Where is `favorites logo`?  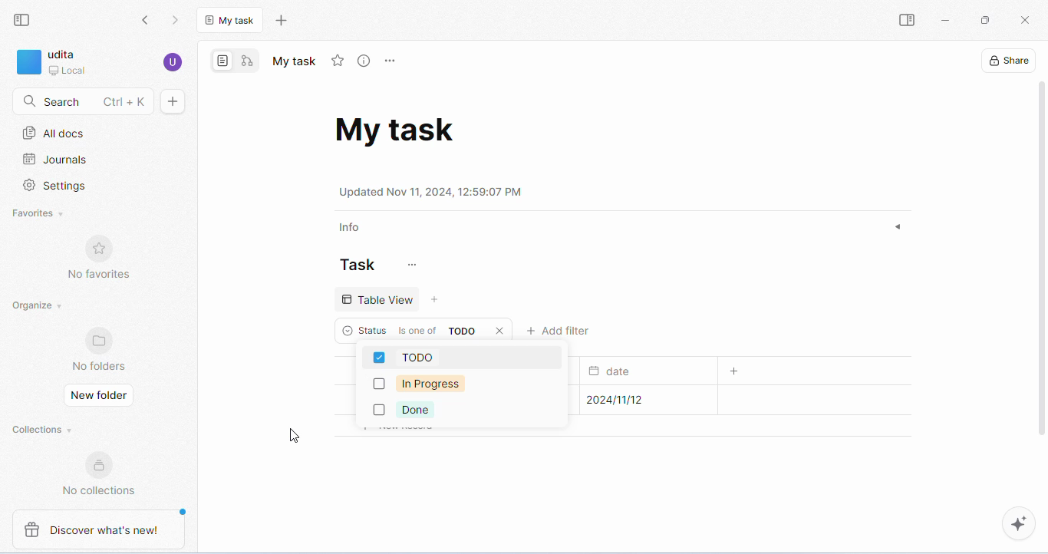 favorites logo is located at coordinates (102, 247).